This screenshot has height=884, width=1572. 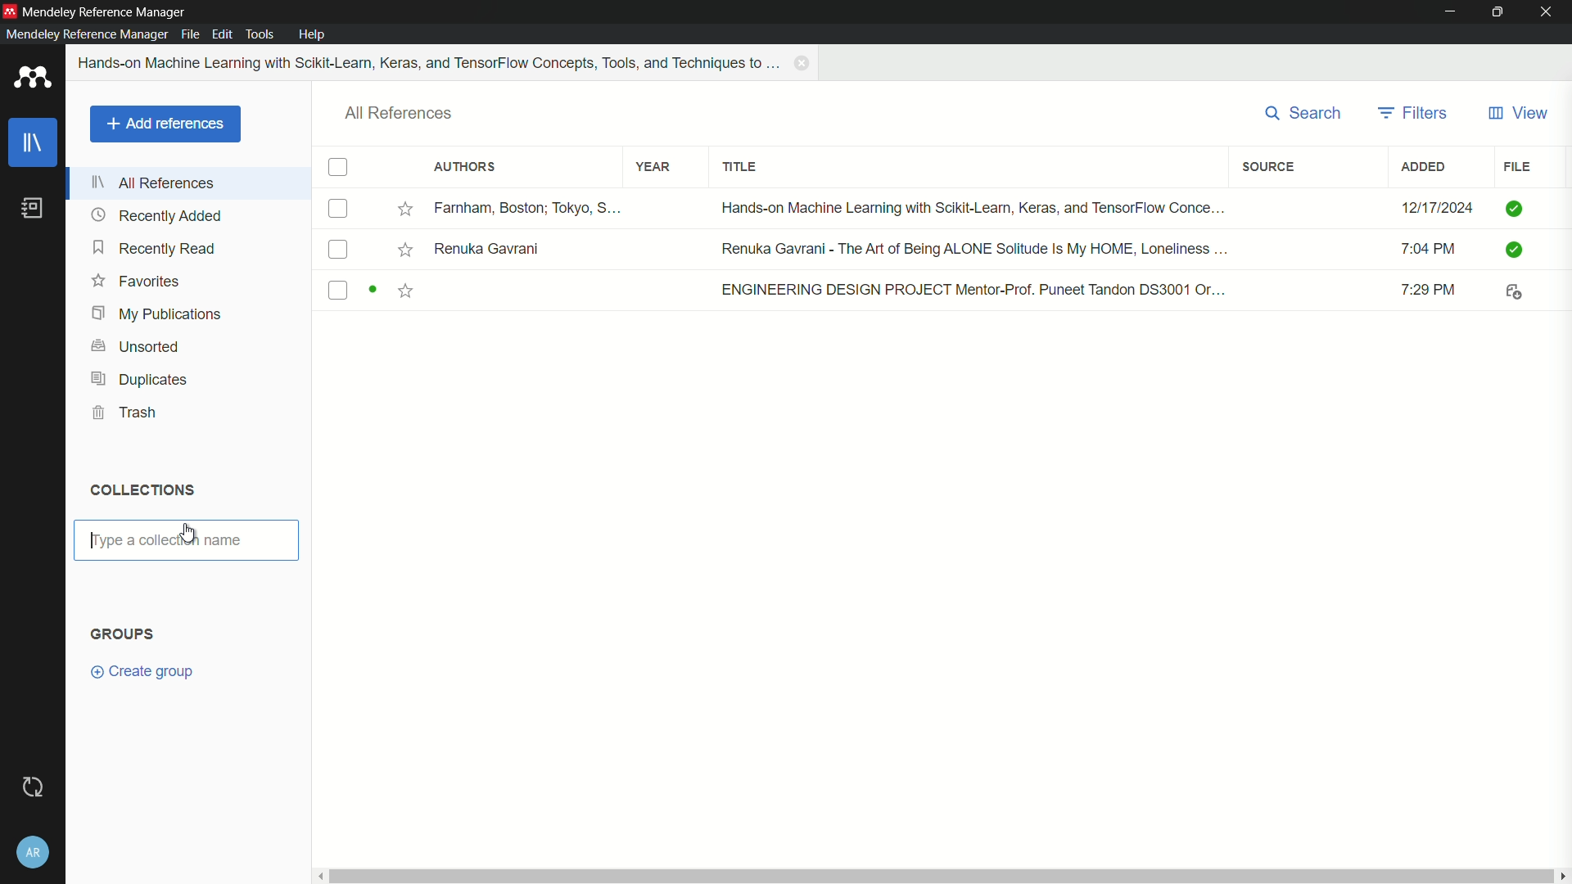 I want to click on unsorted, so click(x=138, y=345).